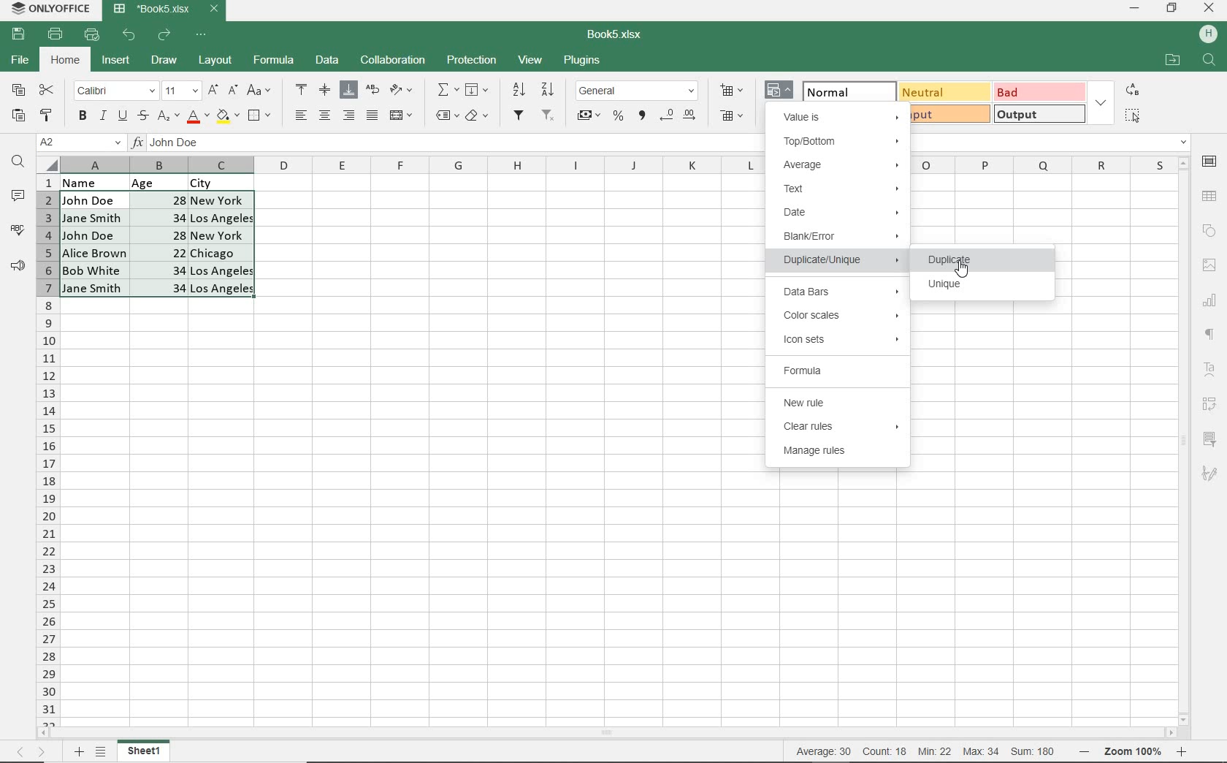  I want to click on COLLABORATION, so click(391, 61).